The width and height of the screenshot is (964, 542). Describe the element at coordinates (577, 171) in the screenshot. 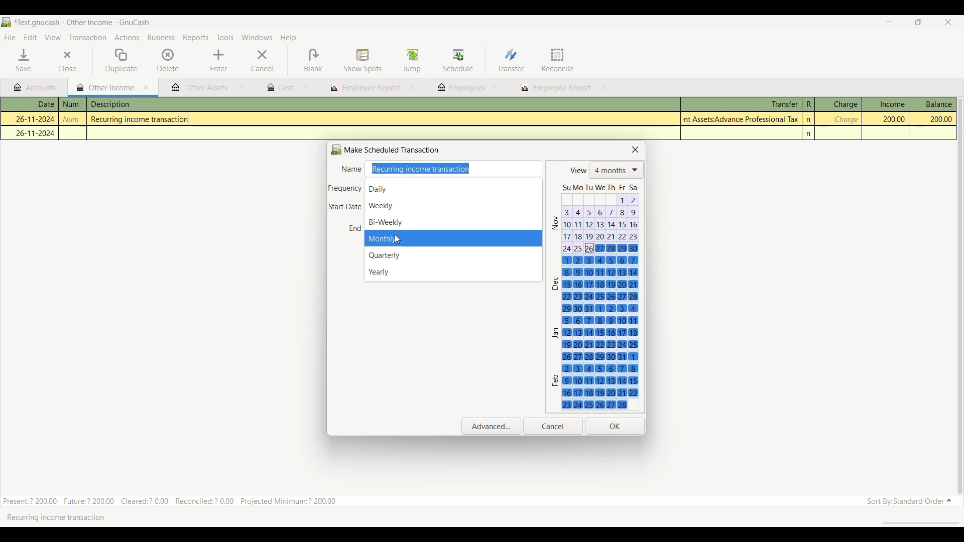

I see `view` at that location.